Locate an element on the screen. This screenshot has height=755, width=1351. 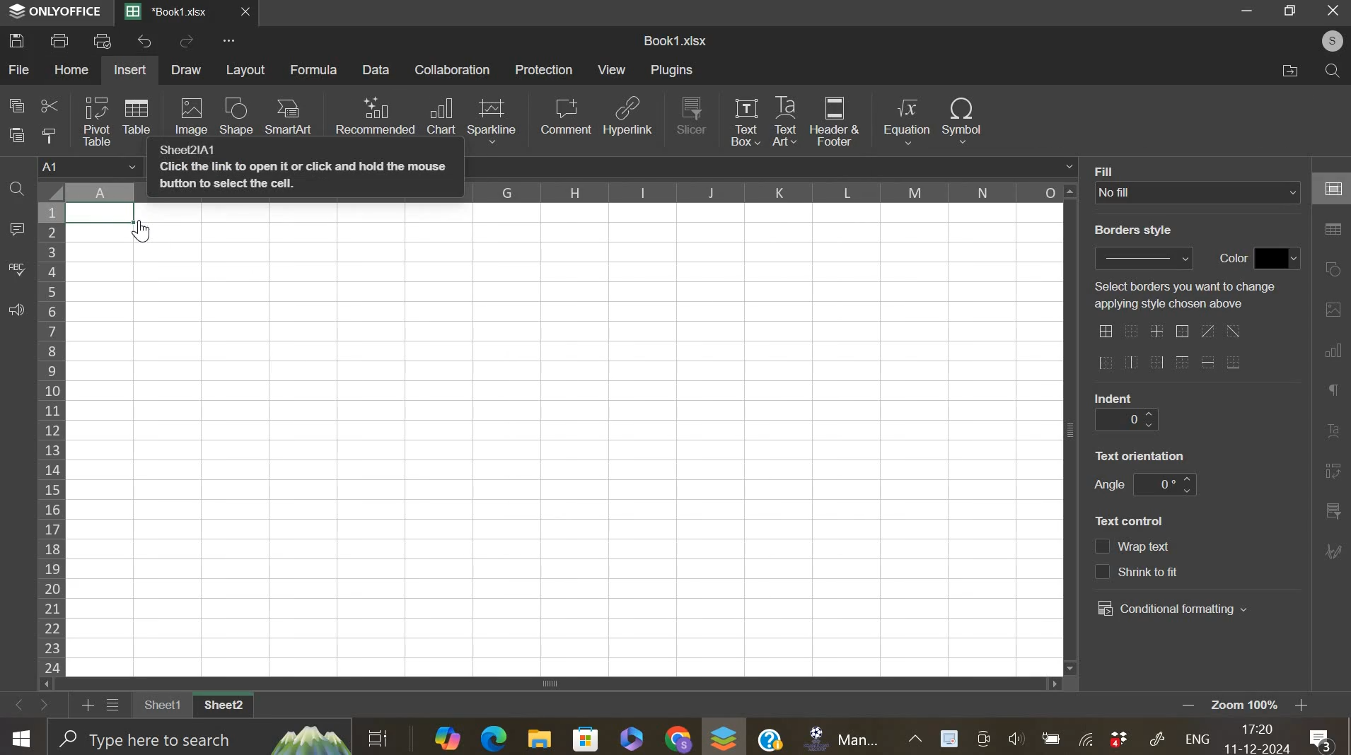
print is located at coordinates (60, 40).